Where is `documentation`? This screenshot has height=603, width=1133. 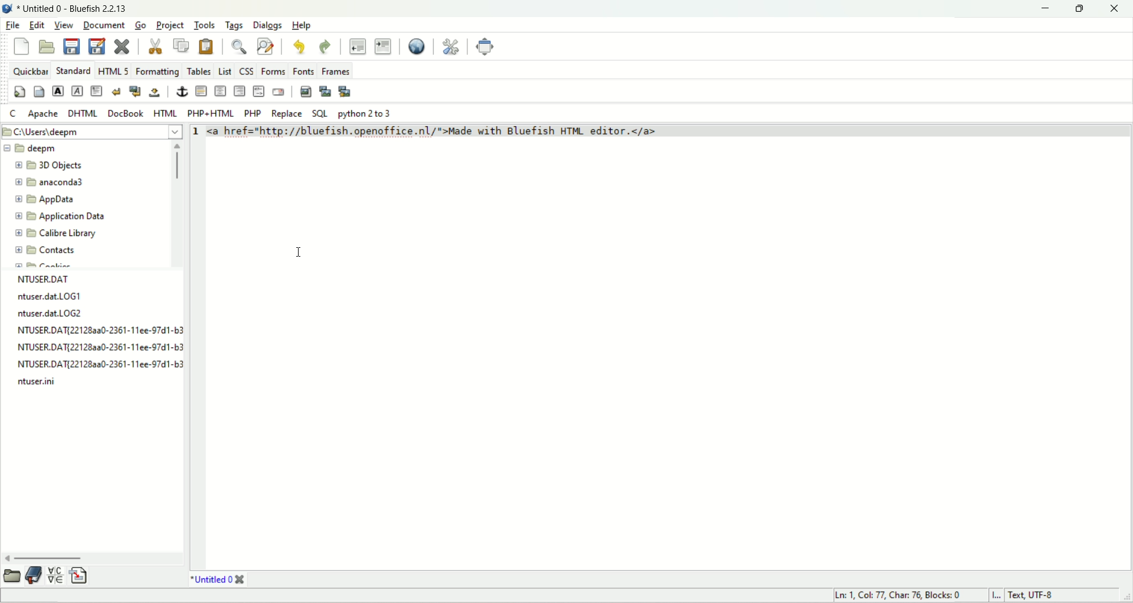 documentation is located at coordinates (35, 576).